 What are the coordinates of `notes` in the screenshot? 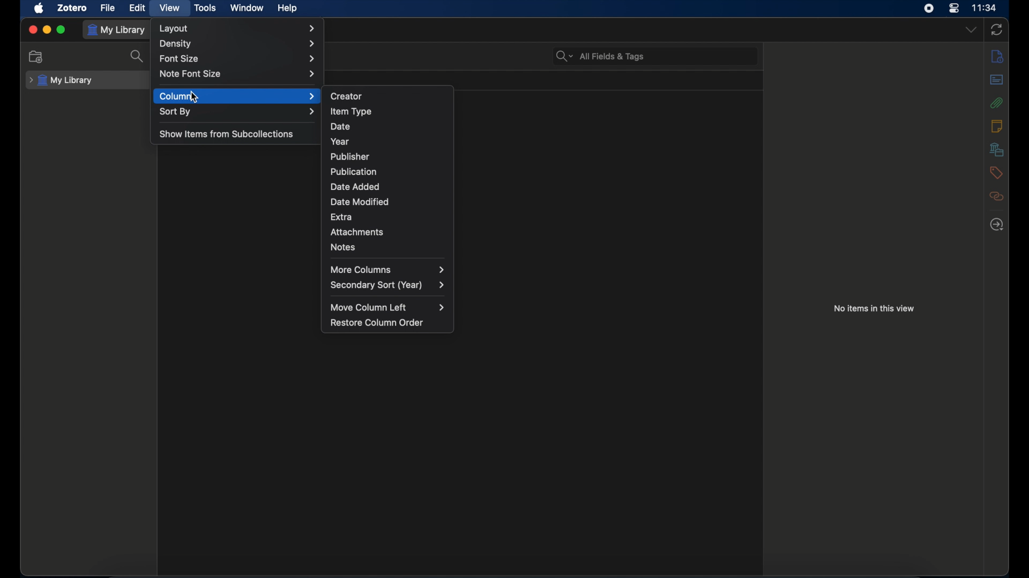 It's located at (996, 126).